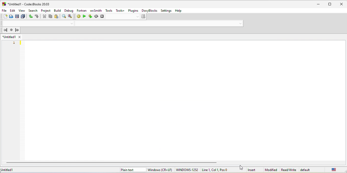 The height and width of the screenshot is (173, 347). What do you see at coordinates (46, 11) in the screenshot?
I see `project` at bounding box center [46, 11].